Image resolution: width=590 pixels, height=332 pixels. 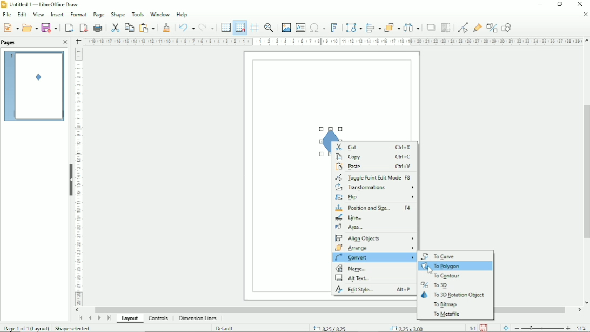 What do you see at coordinates (198, 318) in the screenshot?
I see `Dimension lines` at bounding box center [198, 318].